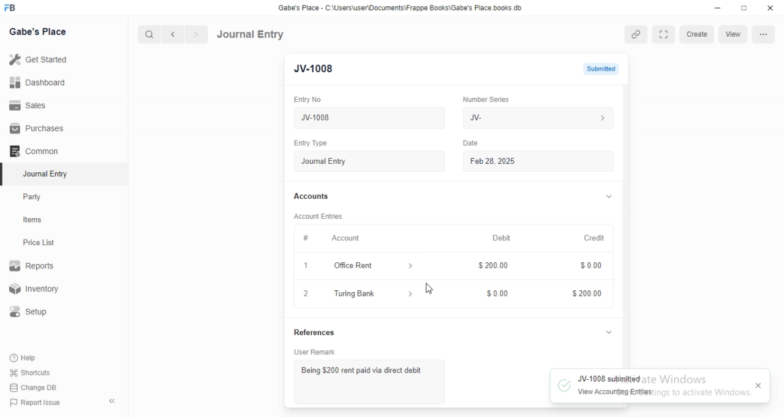  I want to click on $200.00, so click(585, 293).